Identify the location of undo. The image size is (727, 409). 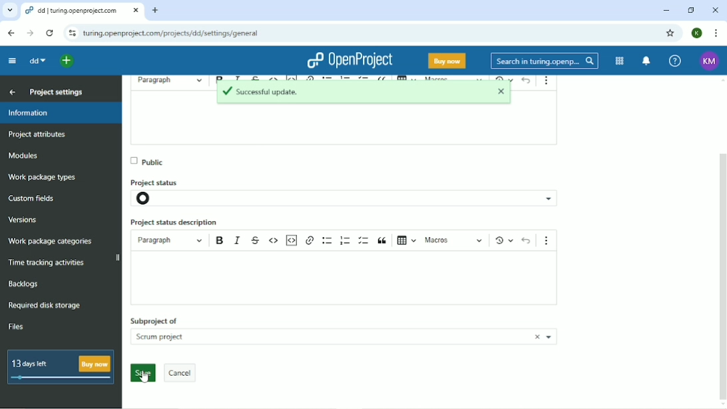
(529, 83).